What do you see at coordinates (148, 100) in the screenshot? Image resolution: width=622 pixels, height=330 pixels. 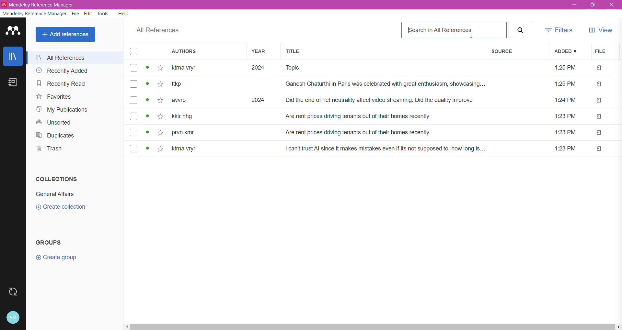 I see `view status of the file` at bounding box center [148, 100].